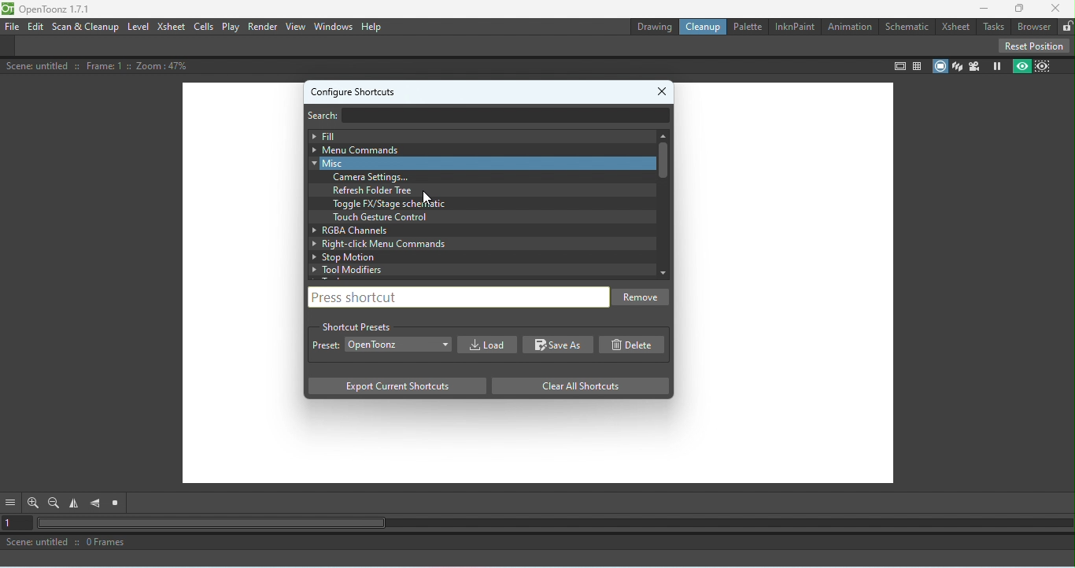  Describe the element at coordinates (262, 28) in the screenshot. I see `Render` at that location.